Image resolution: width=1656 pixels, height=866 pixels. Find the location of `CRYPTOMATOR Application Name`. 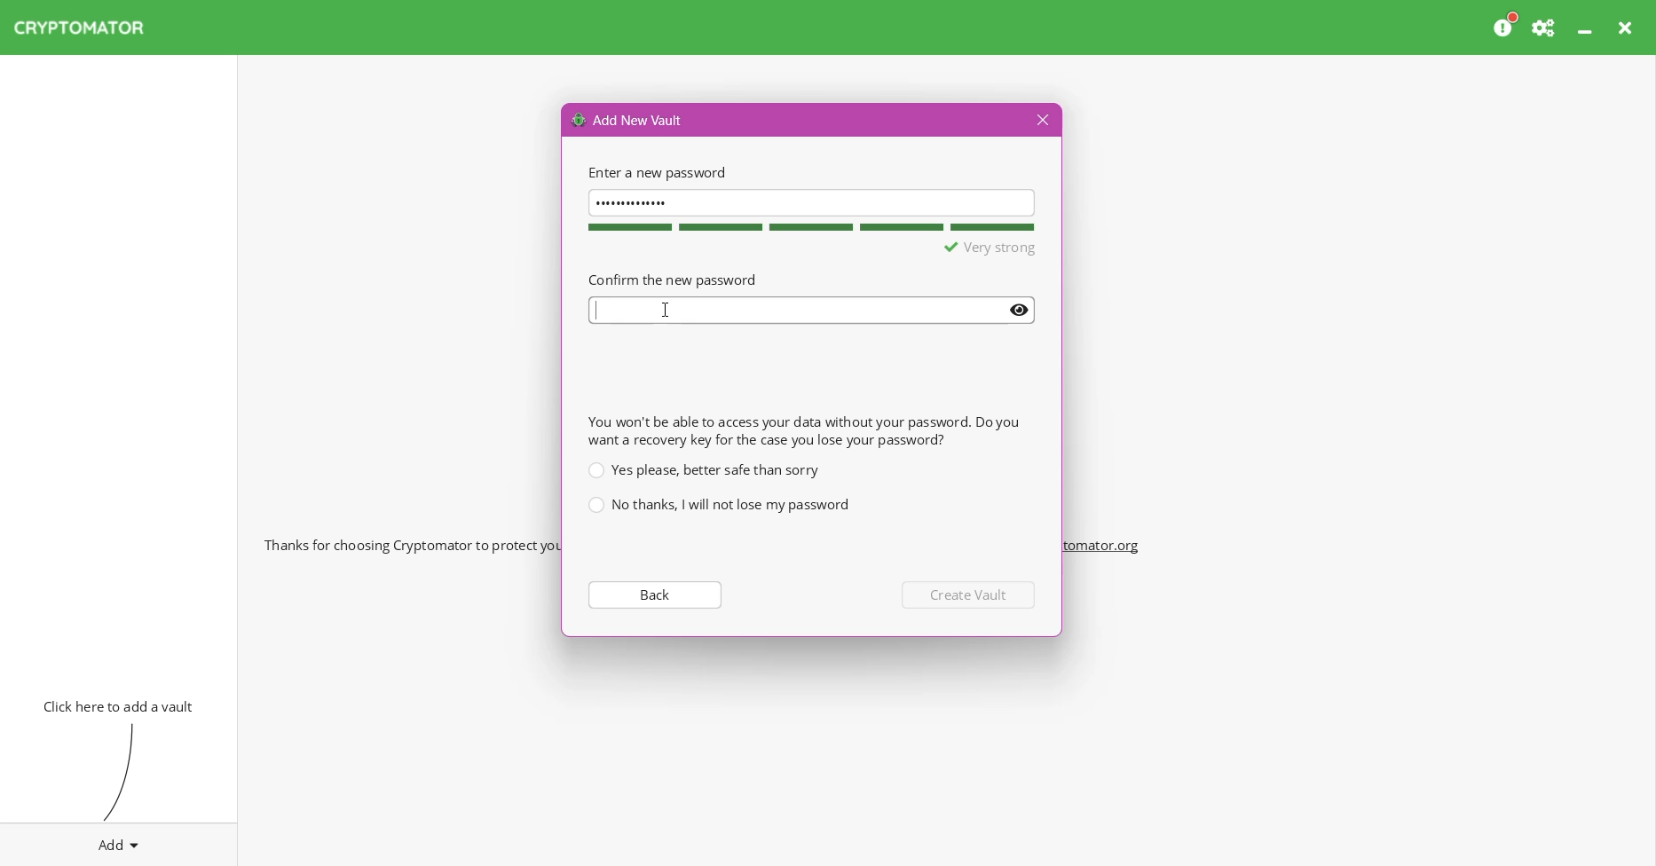

CRYPTOMATOR Application Name is located at coordinates (88, 28).